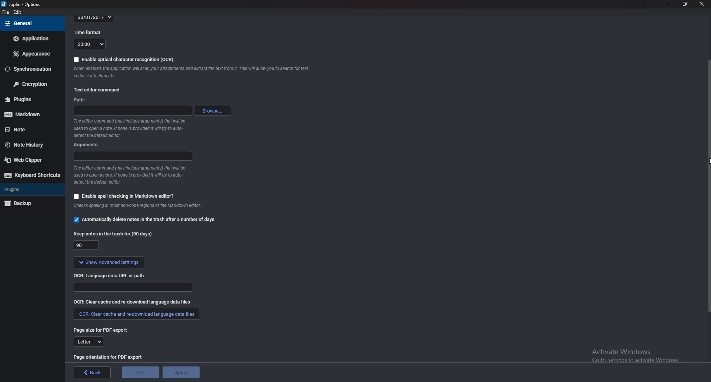 Image resolution: width=711 pixels, height=382 pixels. Describe the element at coordinates (28, 189) in the screenshot. I see `Plugins` at that location.